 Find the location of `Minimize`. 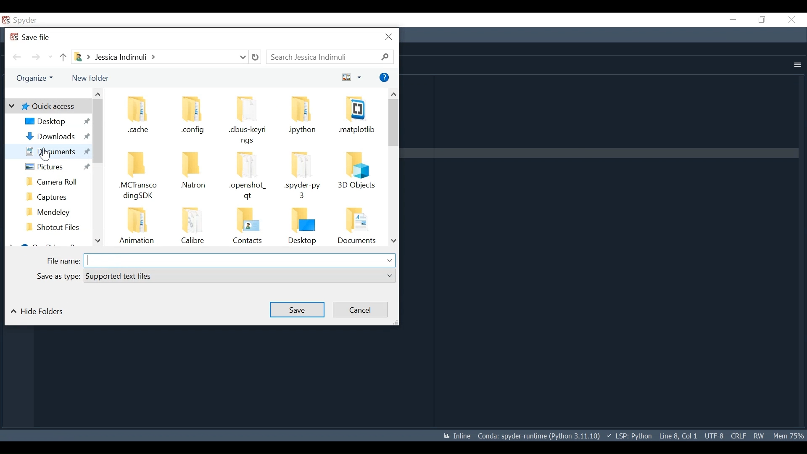

Minimize is located at coordinates (732, 19).